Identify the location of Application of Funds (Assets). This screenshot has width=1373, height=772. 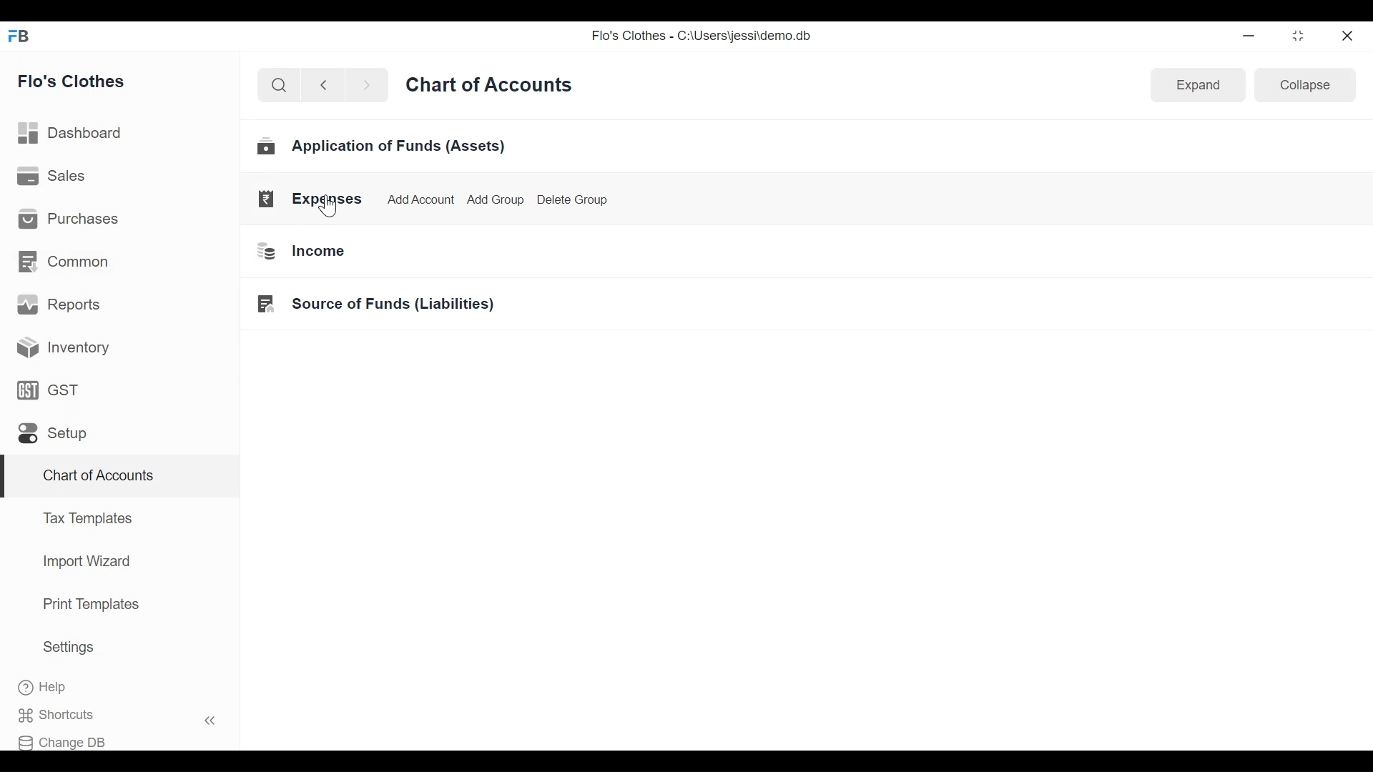
(383, 149).